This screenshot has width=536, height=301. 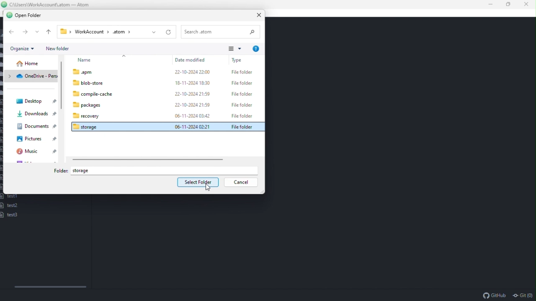 What do you see at coordinates (23, 48) in the screenshot?
I see `Organise` at bounding box center [23, 48].